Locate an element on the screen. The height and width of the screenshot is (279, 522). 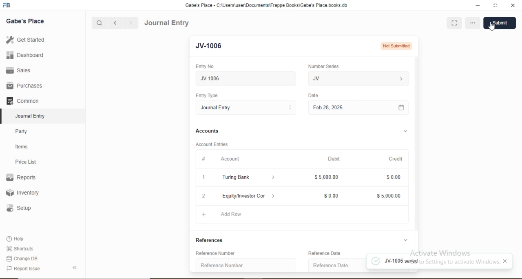
Cursor is located at coordinates (493, 28).